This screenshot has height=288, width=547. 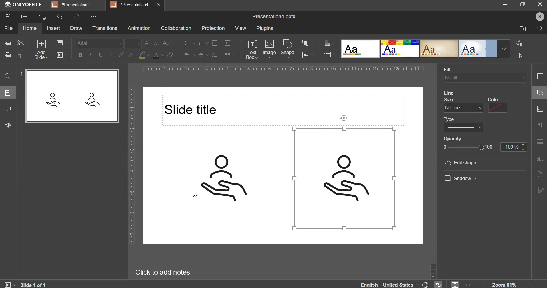 What do you see at coordinates (454, 92) in the screenshot?
I see `fill color` at bounding box center [454, 92].